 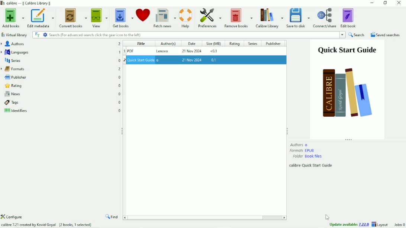 What do you see at coordinates (166, 44) in the screenshot?
I see `Author(s)` at bounding box center [166, 44].